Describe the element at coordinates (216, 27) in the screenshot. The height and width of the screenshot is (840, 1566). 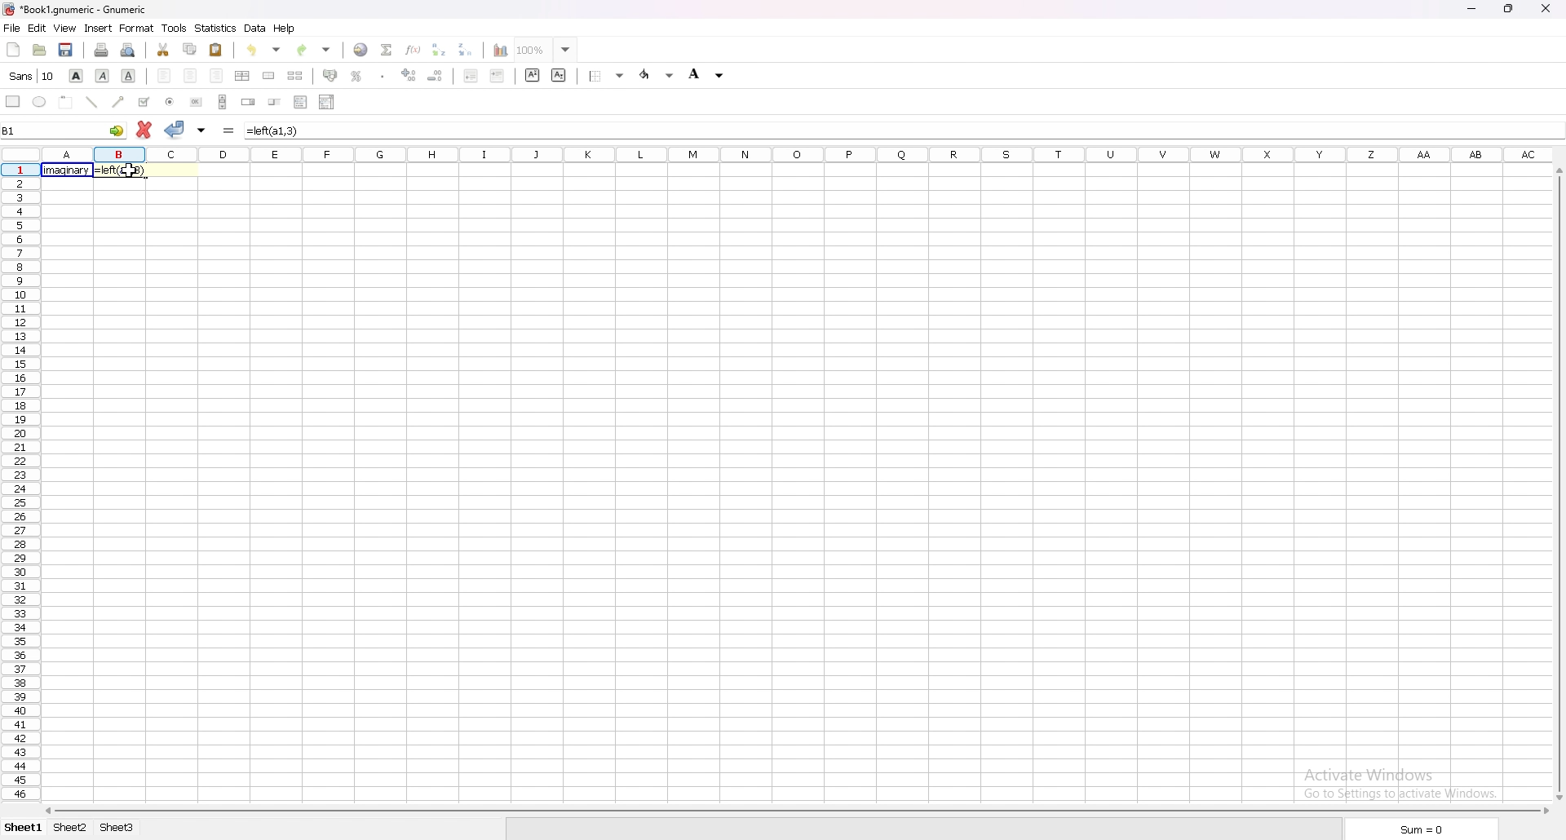
I see `statistics` at that location.